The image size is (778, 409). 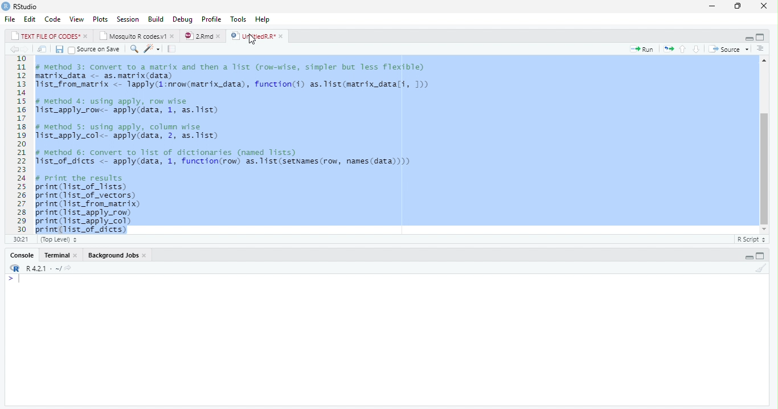 I want to click on Console, so click(x=22, y=255).